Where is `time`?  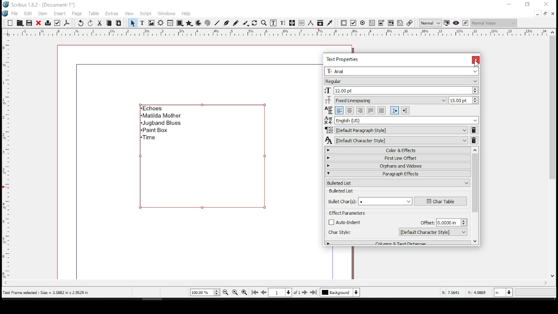
time is located at coordinates (150, 138).